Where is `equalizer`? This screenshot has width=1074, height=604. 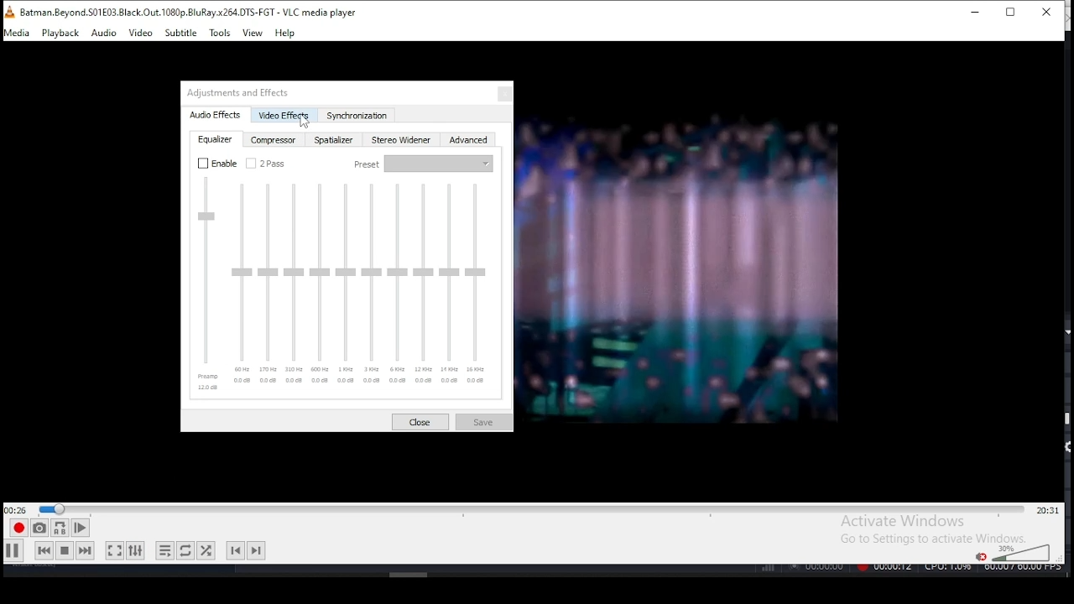
equalizer is located at coordinates (216, 139).